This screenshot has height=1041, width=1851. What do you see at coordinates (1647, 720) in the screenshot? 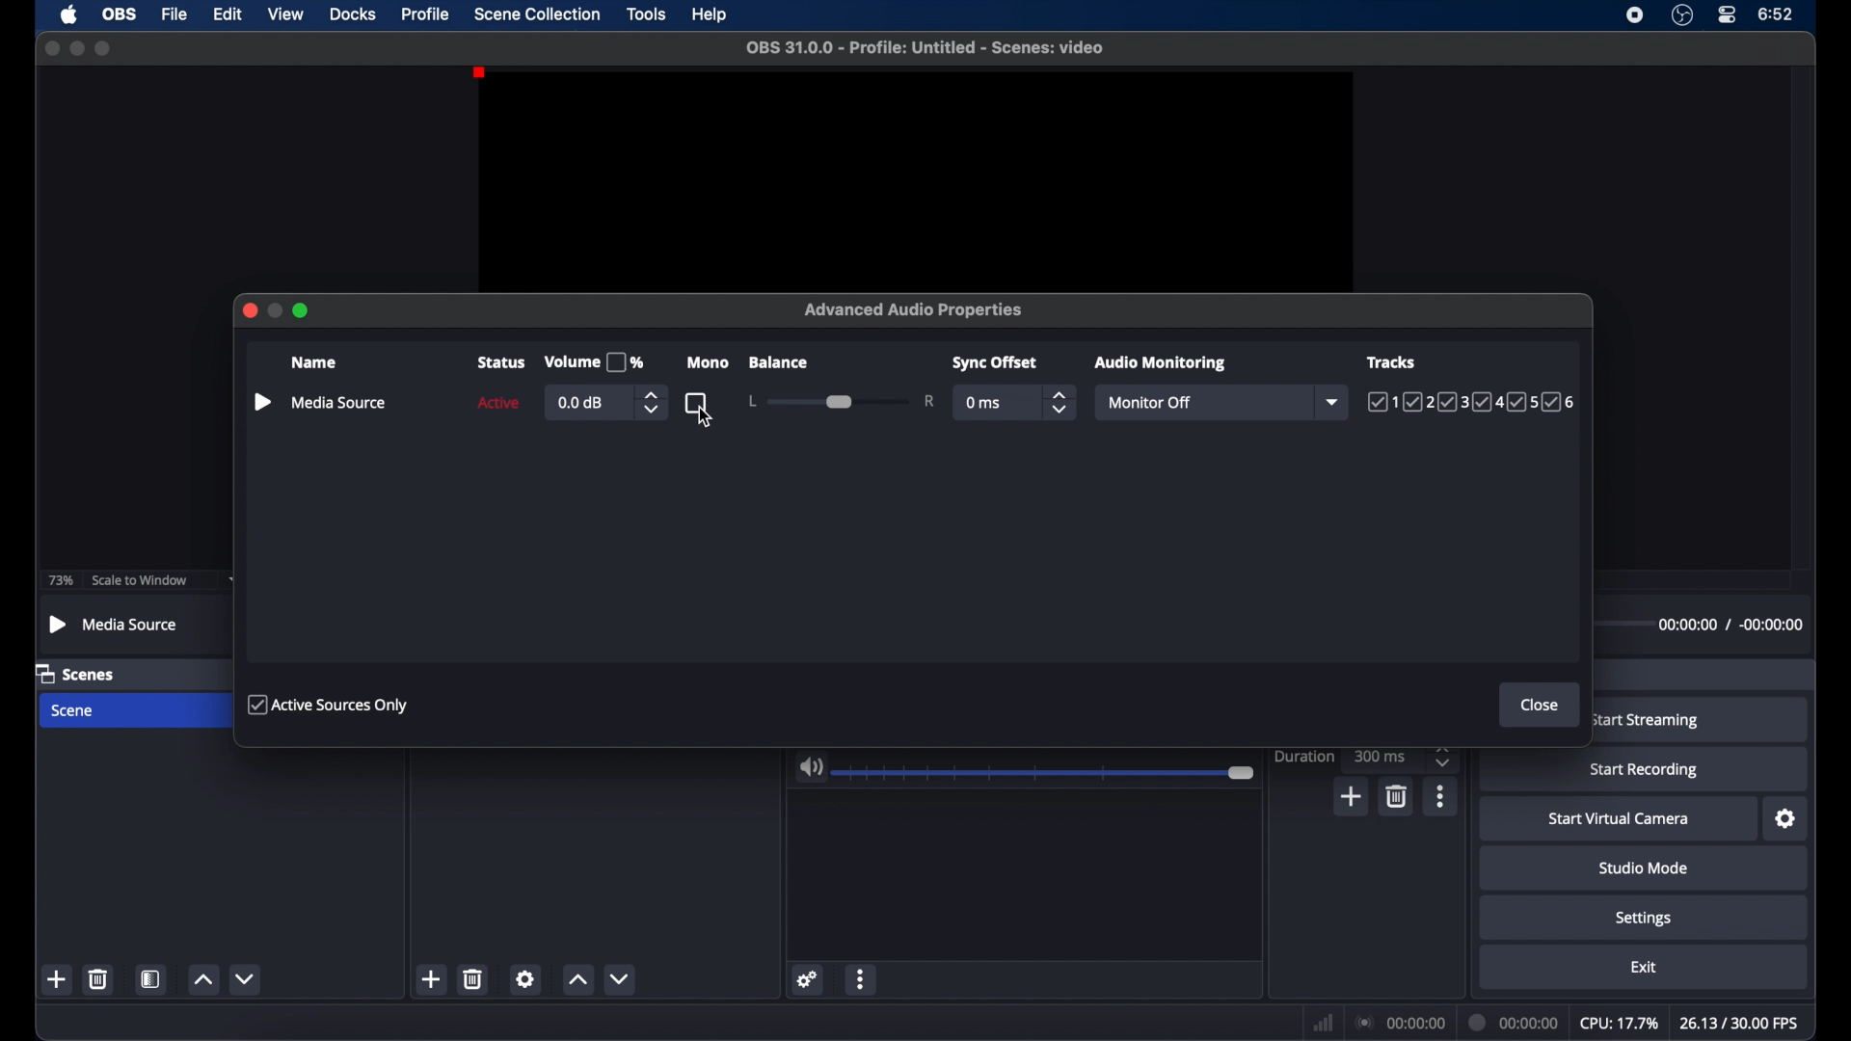
I see `start streaming` at bounding box center [1647, 720].